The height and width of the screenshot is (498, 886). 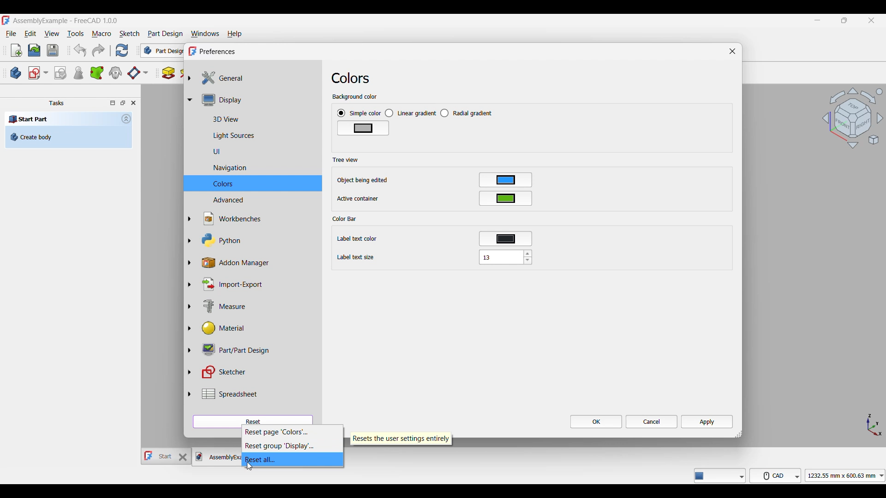 I want to click on Color settings for Active container, so click(x=506, y=198).